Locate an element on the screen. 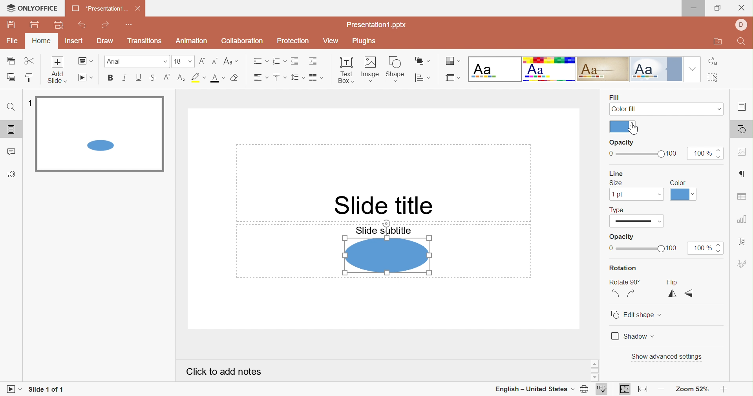 This screenshot has width=753, height=396. Slide subtitle is located at coordinates (384, 229).